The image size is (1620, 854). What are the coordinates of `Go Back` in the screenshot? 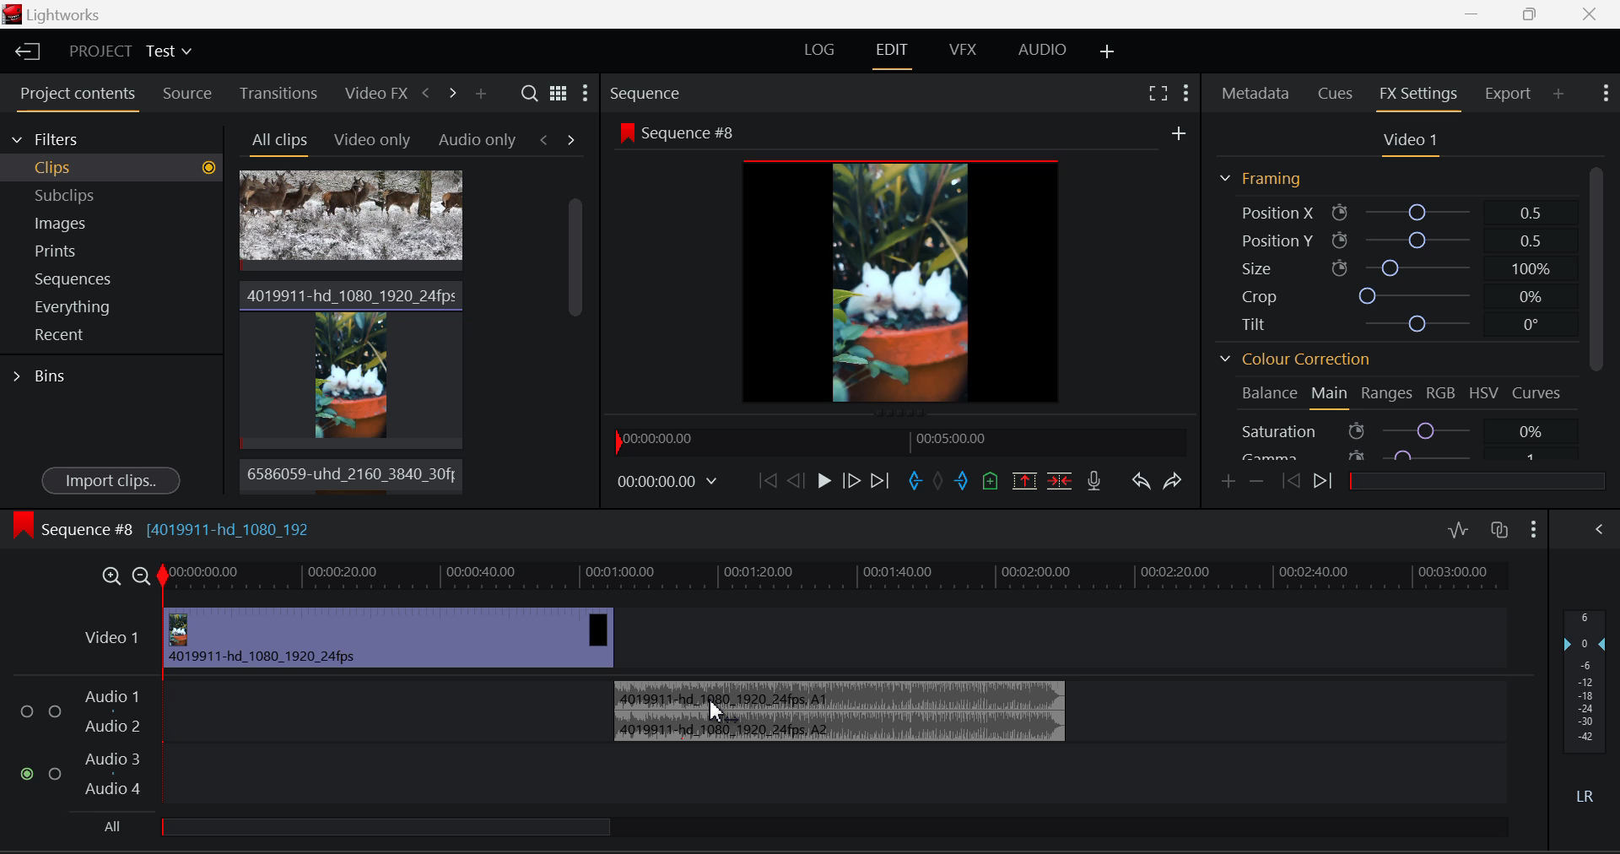 It's located at (795, 478).